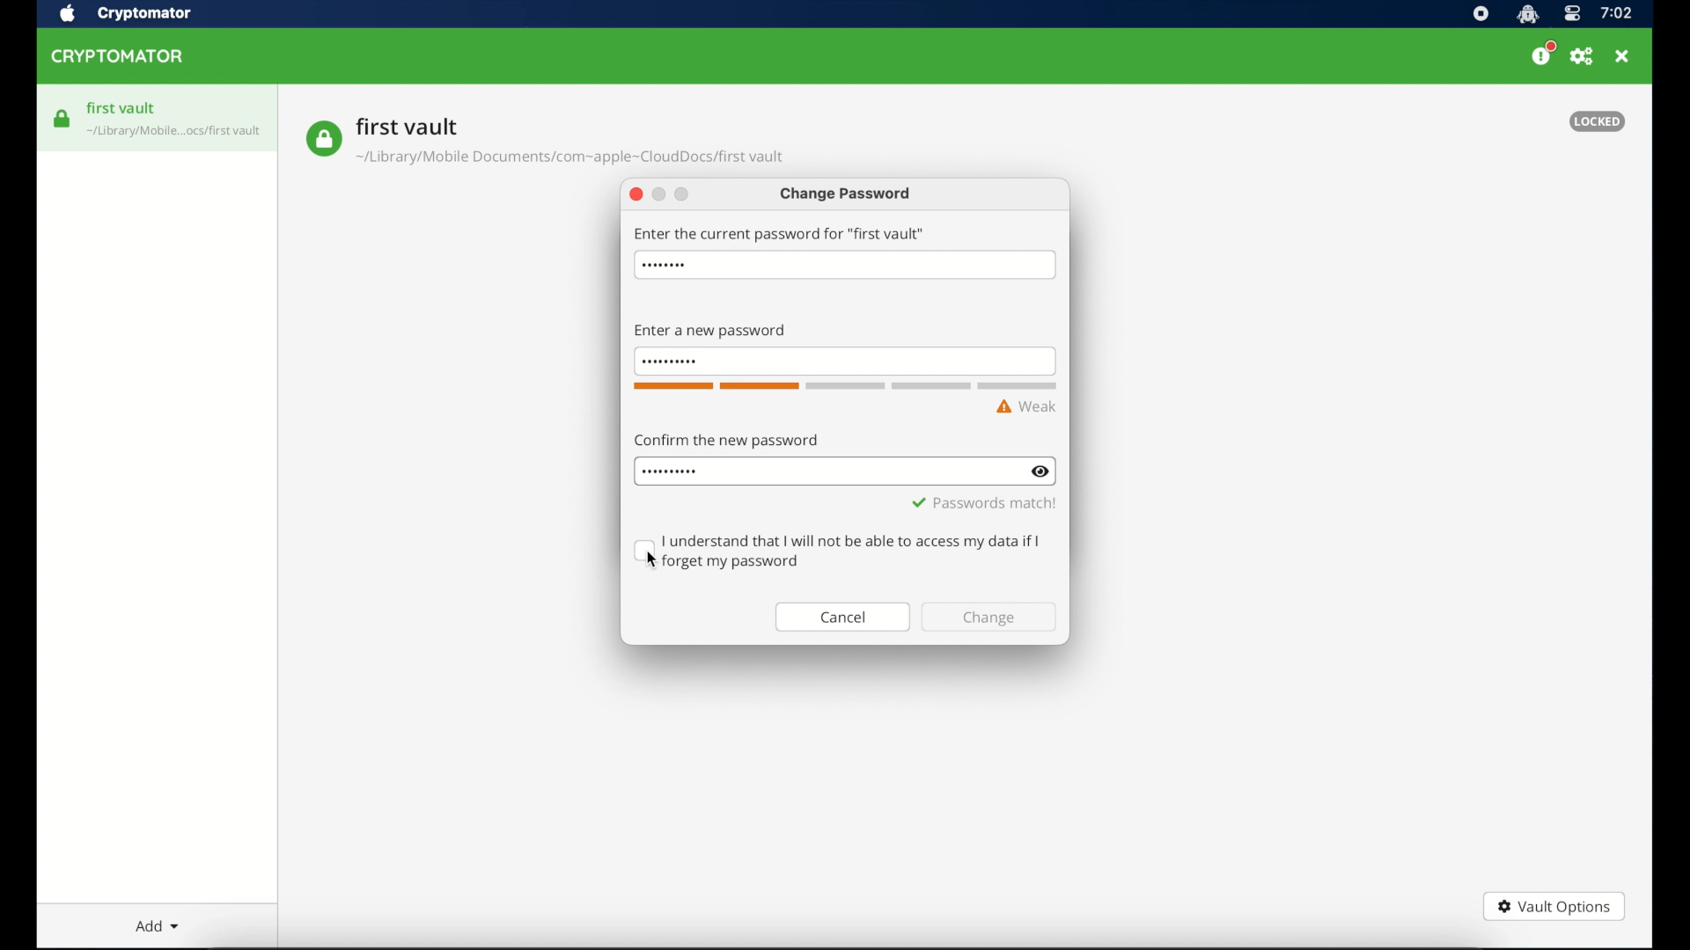 The width and height of the screenshot is (1690, 950). What do you see at coordinates (681, 195) in the screenshot?
I see `maimize` at bounding box center [681, 195].